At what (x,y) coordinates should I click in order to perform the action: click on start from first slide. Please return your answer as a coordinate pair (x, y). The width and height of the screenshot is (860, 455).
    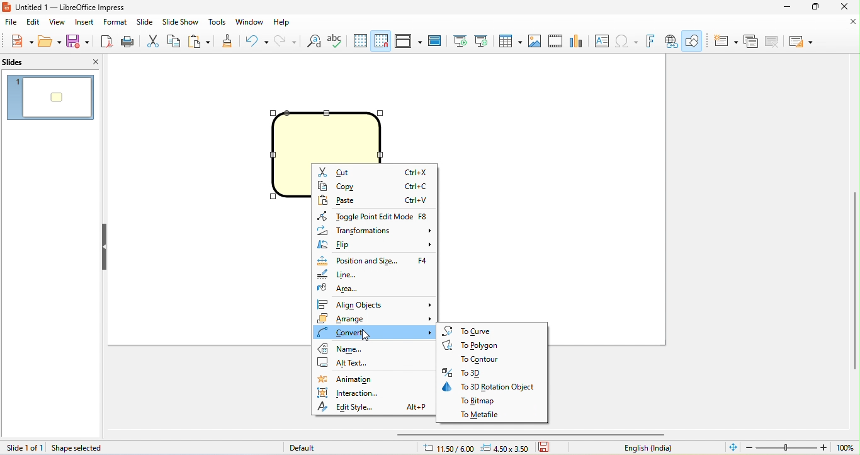
    Looking at the image, I should click on (459, 40).